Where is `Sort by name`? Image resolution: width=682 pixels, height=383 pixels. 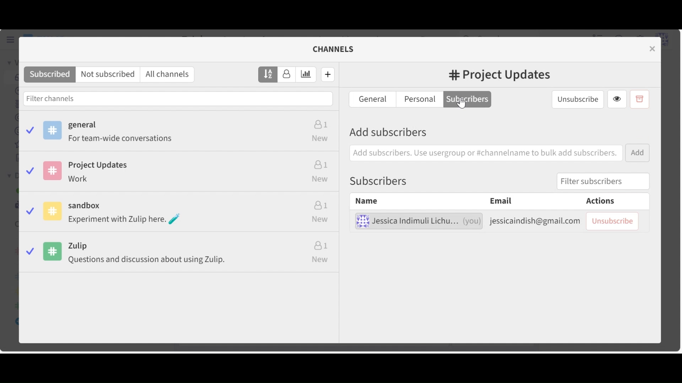
Sort by name is located at coordinates (268, 74).